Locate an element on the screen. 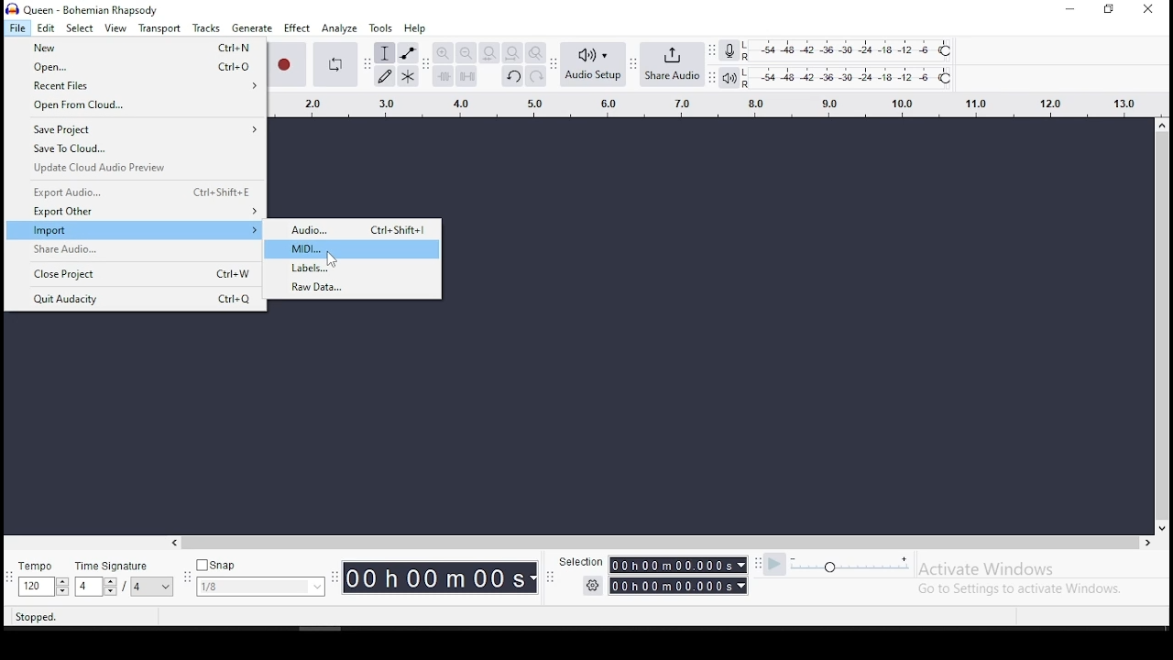  zoom in is located at coordinates (444, 53).